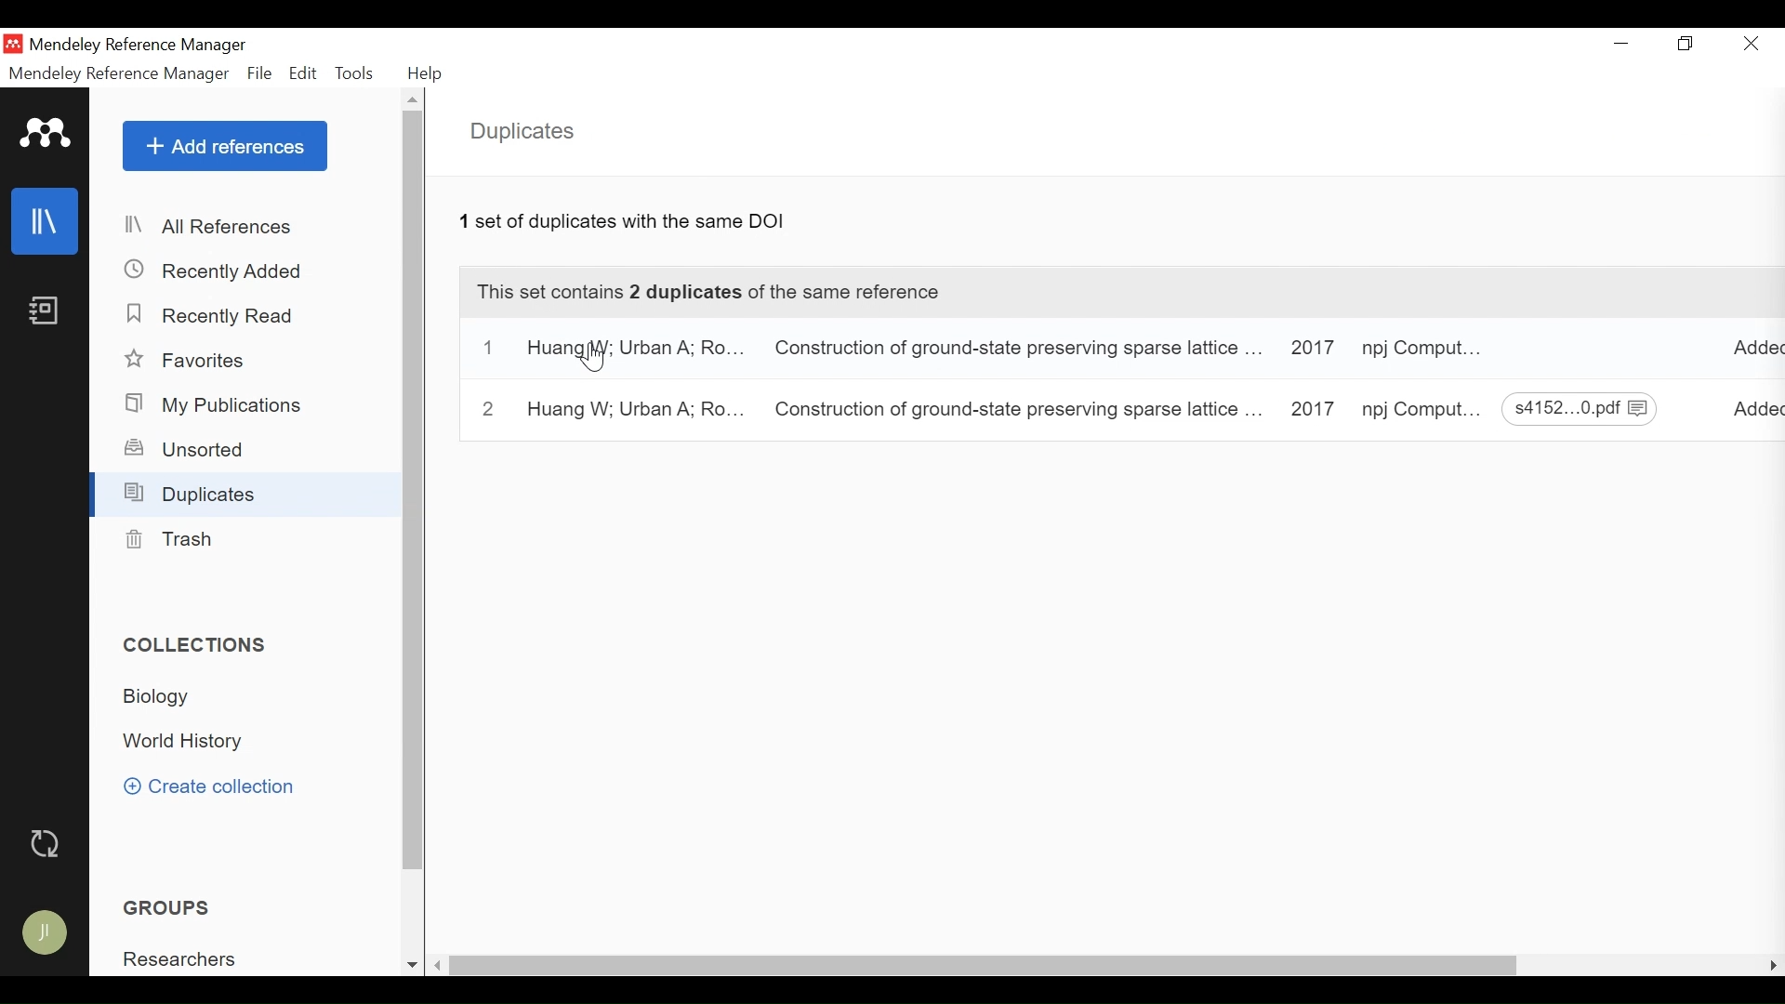 This screenshot has width=1785, height=1004. Describe the element at coordinates (1014, 351) in the screenshot. I see `Construction of ground-state preserving sparse lattice..` at that location.